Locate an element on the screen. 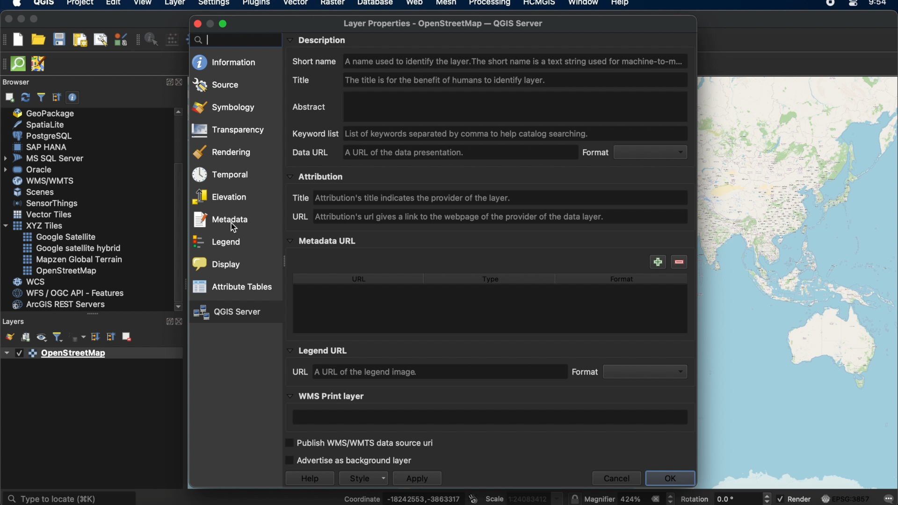 The height and width of the screenshot is (505, 898). close is located at coordinates (197, 24).